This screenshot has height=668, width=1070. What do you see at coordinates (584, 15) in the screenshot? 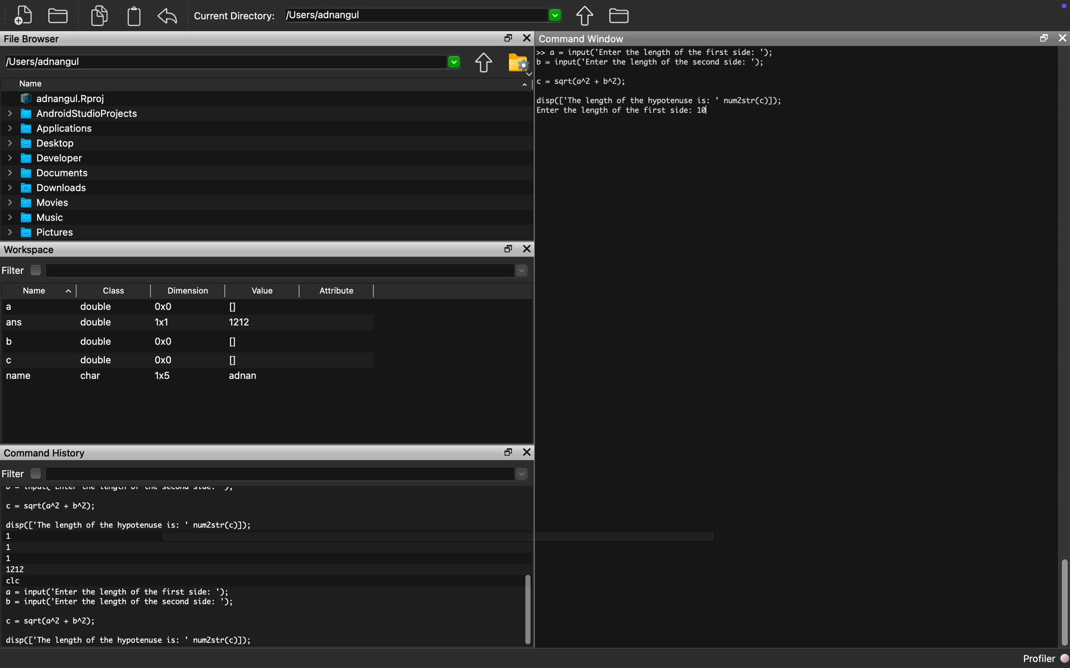
I see `move up` at bounding box center [584, 15].